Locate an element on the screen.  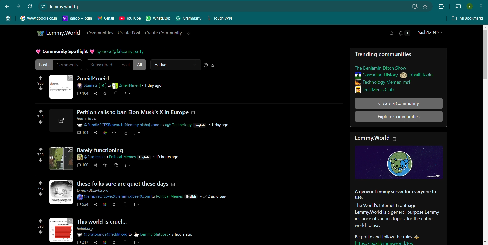
Dbratorange@feddit.org to +e Lemmy Shitpost » 7 hours ago is located at coordinates (135, 234).